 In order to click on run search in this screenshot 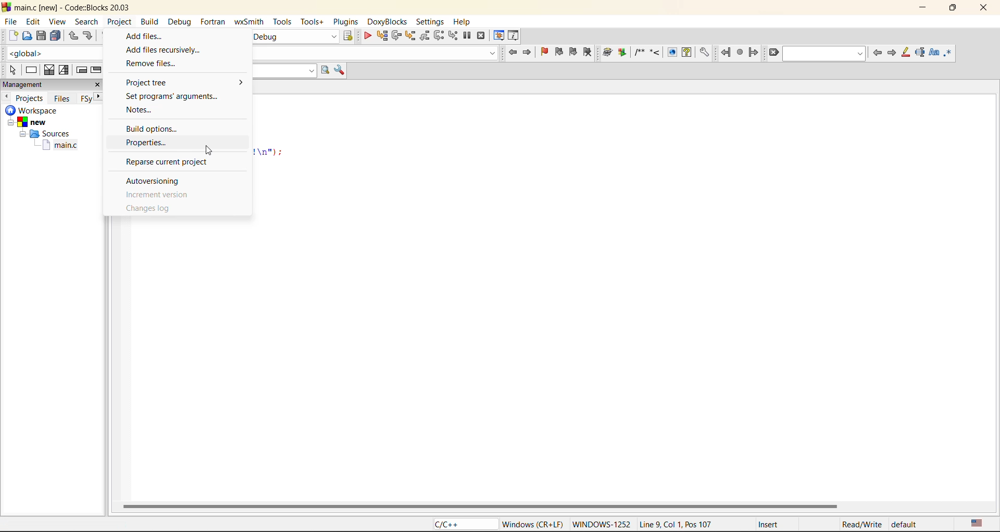, I will do `click(327, 70)`.